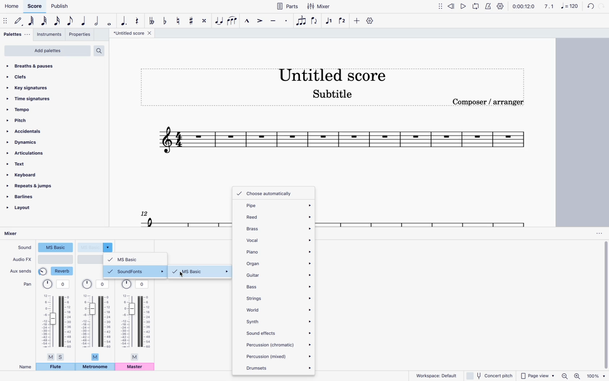 This screenshot has width=609, height=381. Describe the element at coordinates (132, 34) in the screenshot. I see `score title` at that location.